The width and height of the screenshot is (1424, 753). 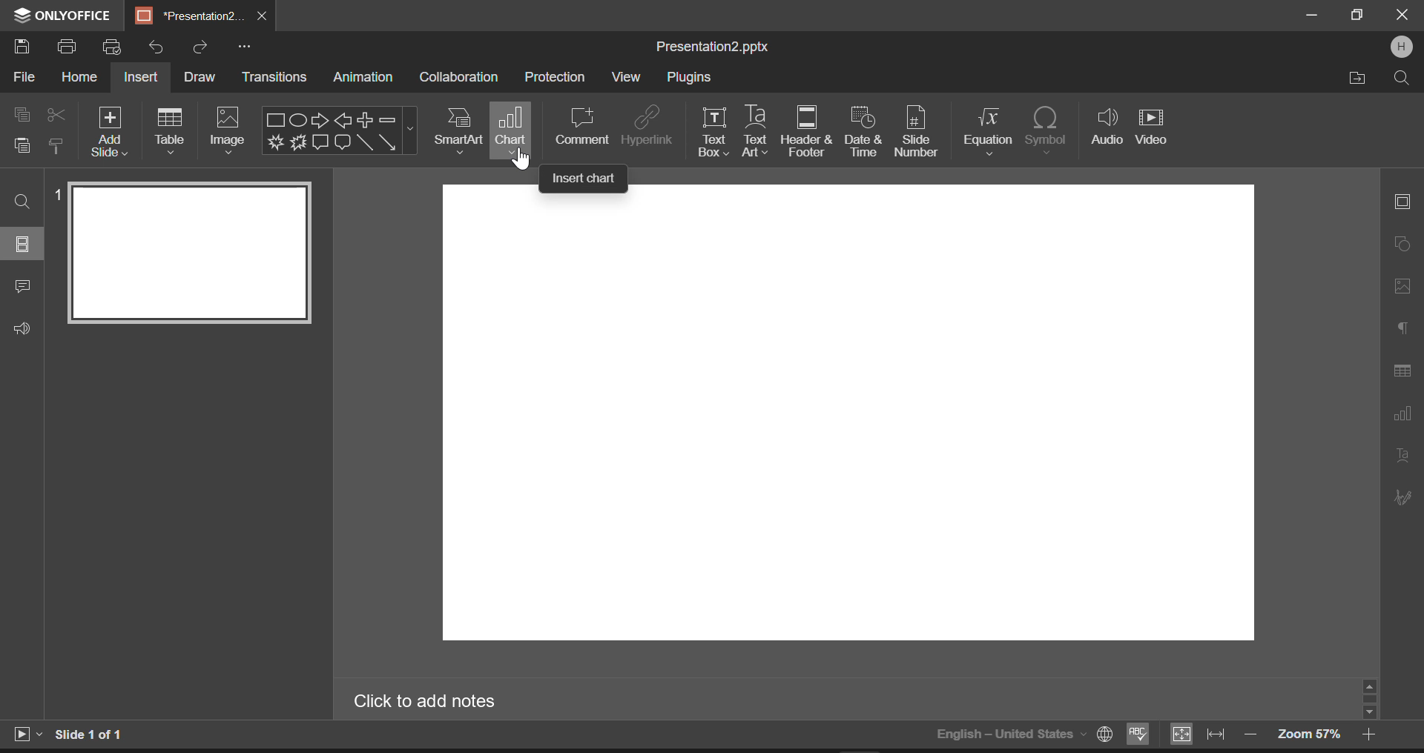 I want to click on Rectangle, so click(x=276, y=120).